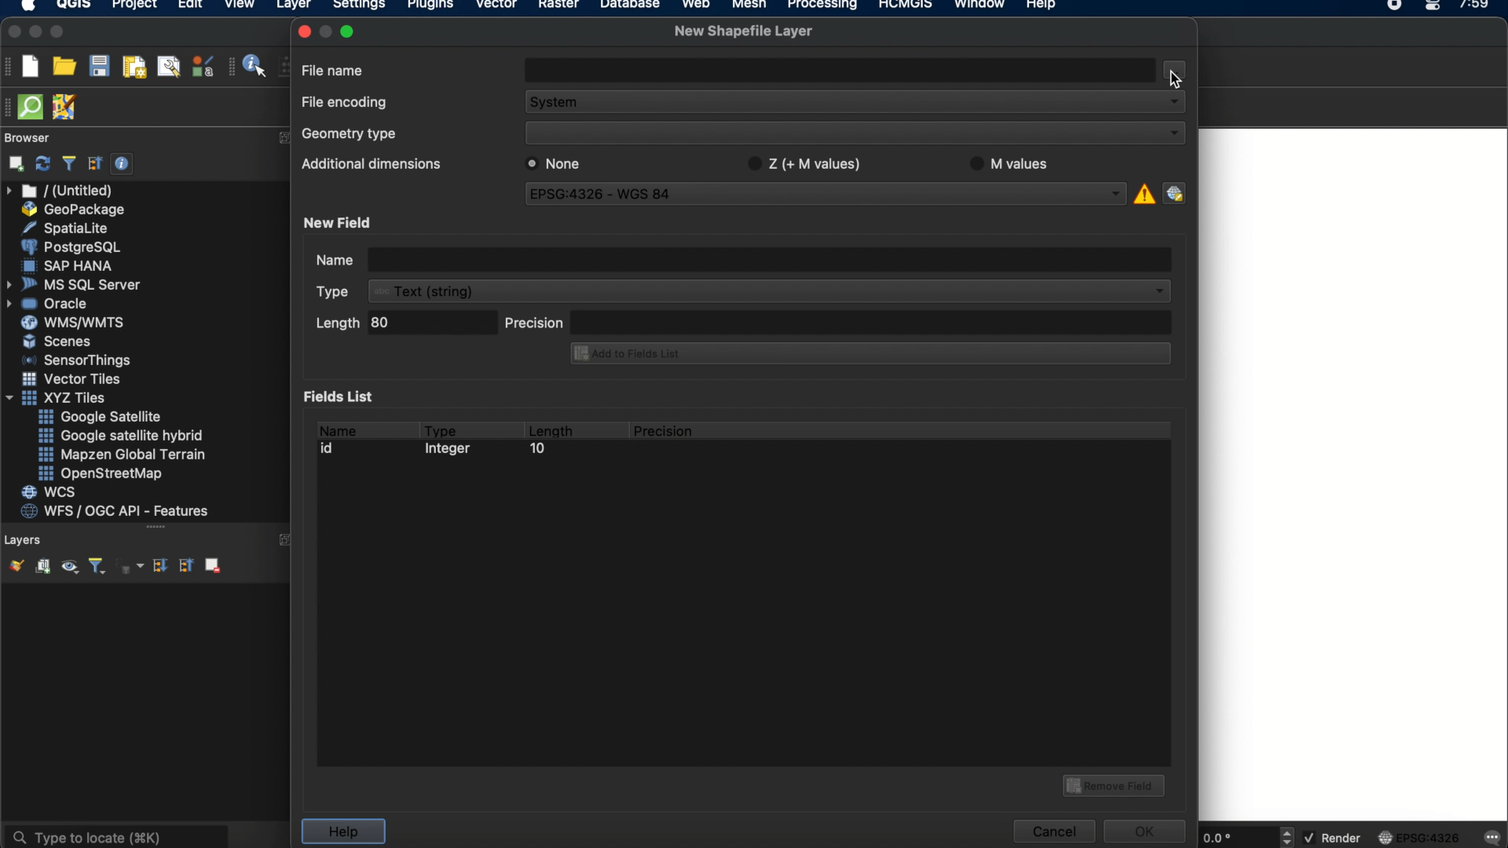 The image size is (1508, 848). What do you see at coordinates (9, 106) in the screenshot?
I see `hidden toolbar` at bounding box center [9, 106].